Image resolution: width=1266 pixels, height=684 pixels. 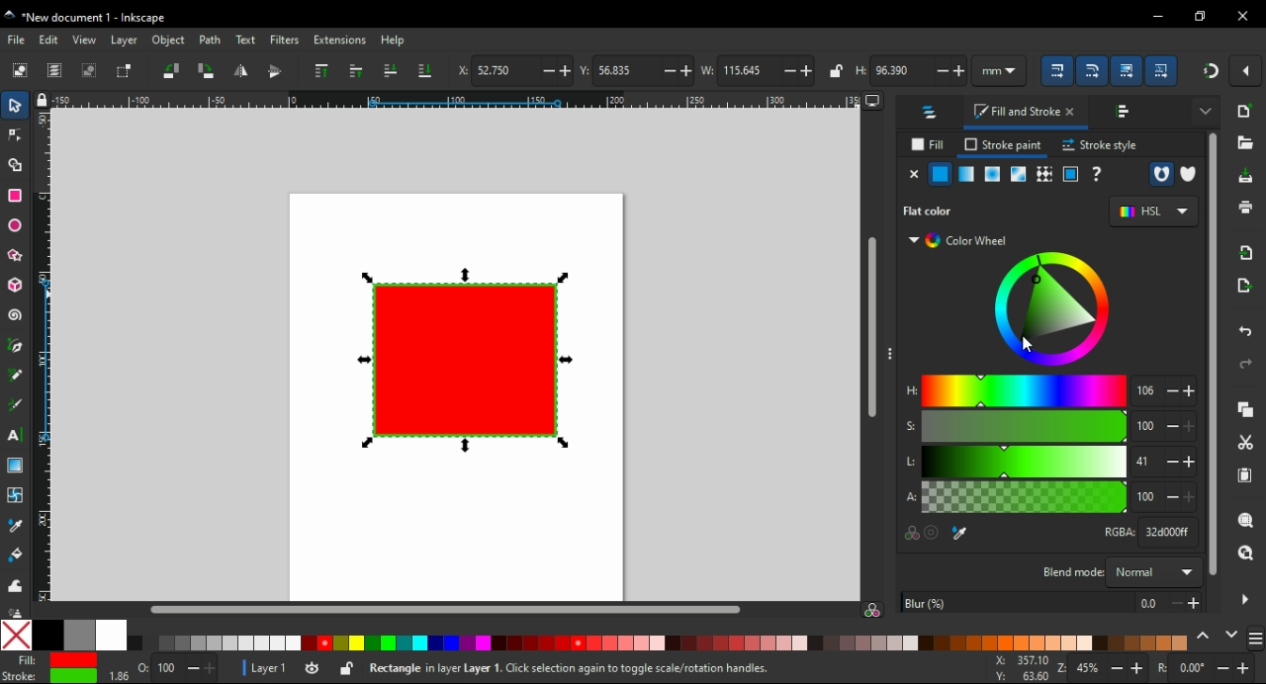 What do you see at coordinates (706, 70) in the screenshot?
I see `weight of selection` at bounding box center [706, 70].